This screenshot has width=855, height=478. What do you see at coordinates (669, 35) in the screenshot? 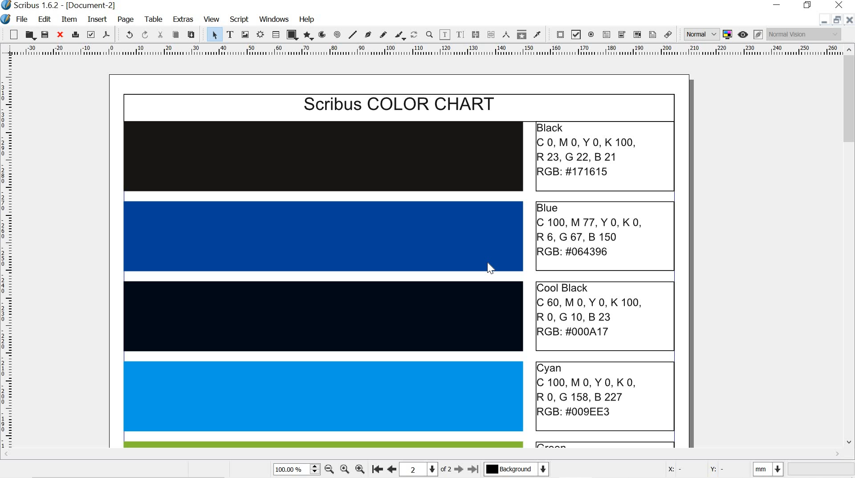
I see `link annotation` at bounding box center [669, 35].